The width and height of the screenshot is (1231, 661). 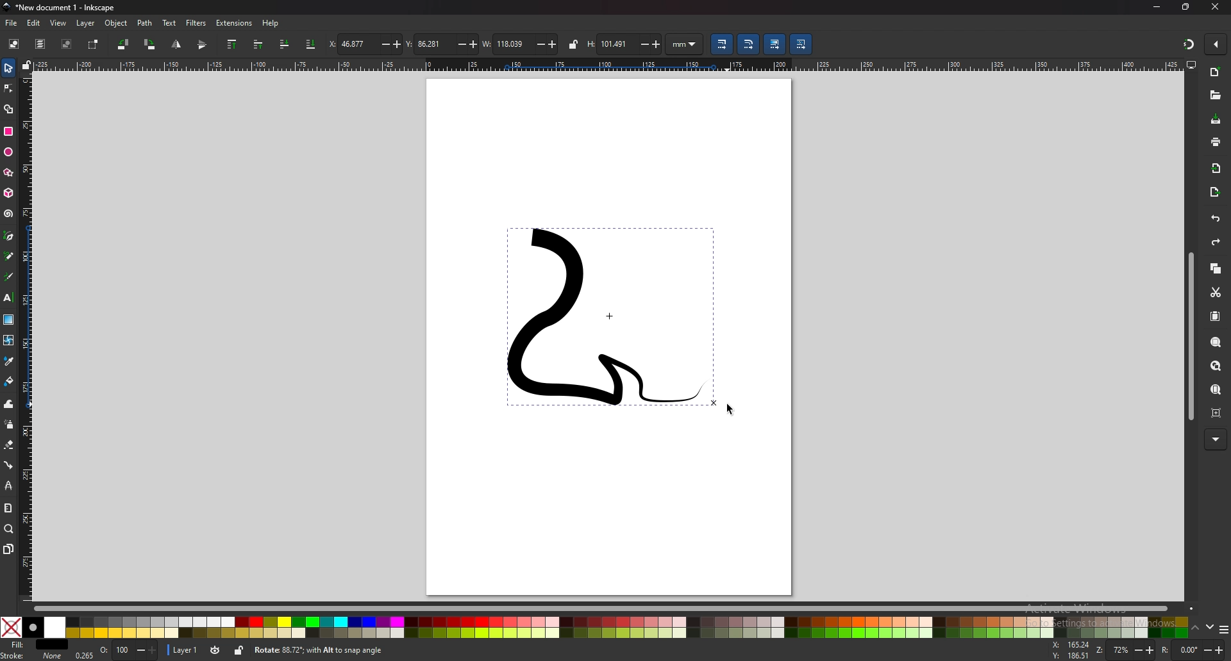 I want to click on extensions, so click(x=233, y=23).